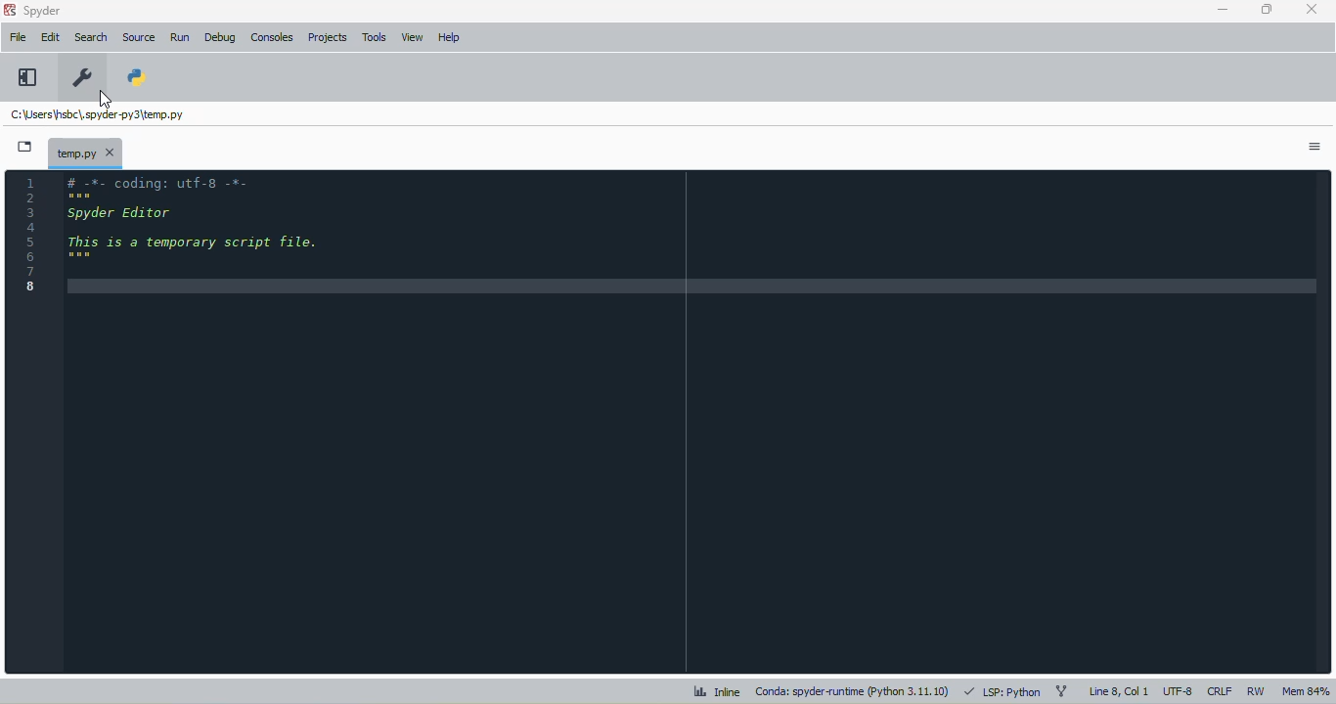  What do you see at coordinates (83, 78) in the screenshot?
I see `preferences` at bounding box center [83, 78].